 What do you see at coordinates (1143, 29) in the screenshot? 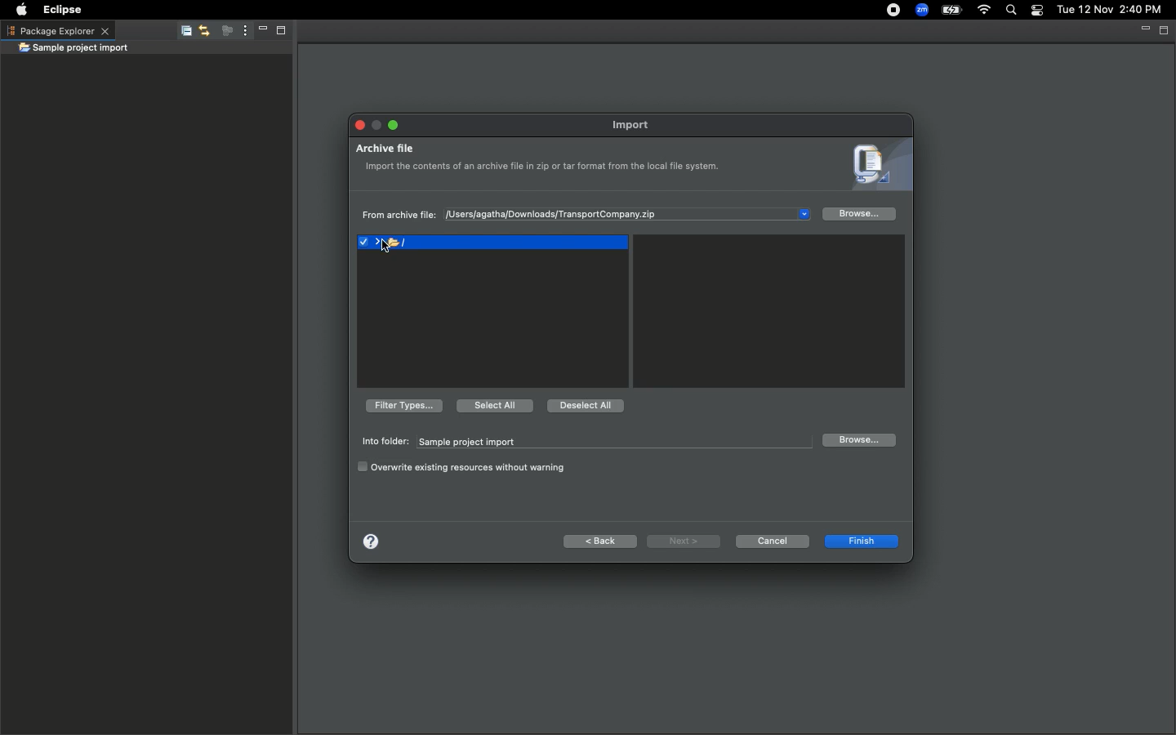
I see `Minimize` at bounding box center [1143, 29].